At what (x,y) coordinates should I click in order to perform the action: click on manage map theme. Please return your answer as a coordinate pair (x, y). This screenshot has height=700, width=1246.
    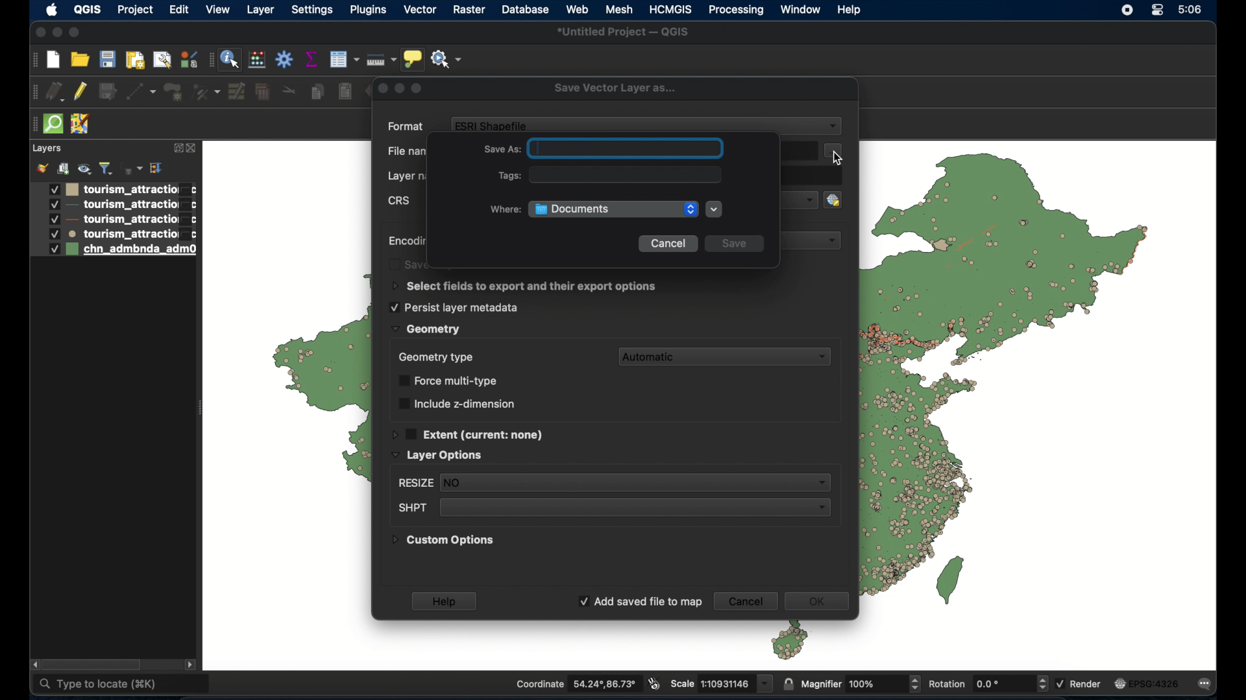
    Looking at the image, I should click on (84, 169).